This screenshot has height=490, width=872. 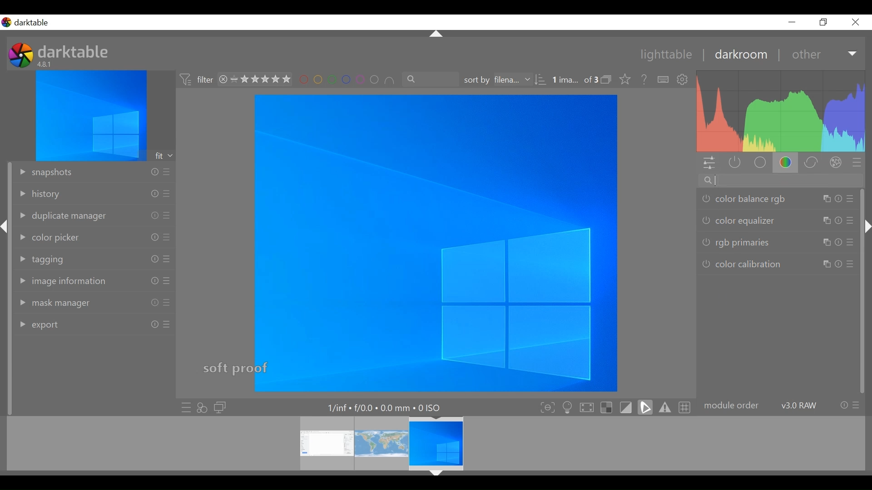 I want to click on presets, so click(x=167, y=194).